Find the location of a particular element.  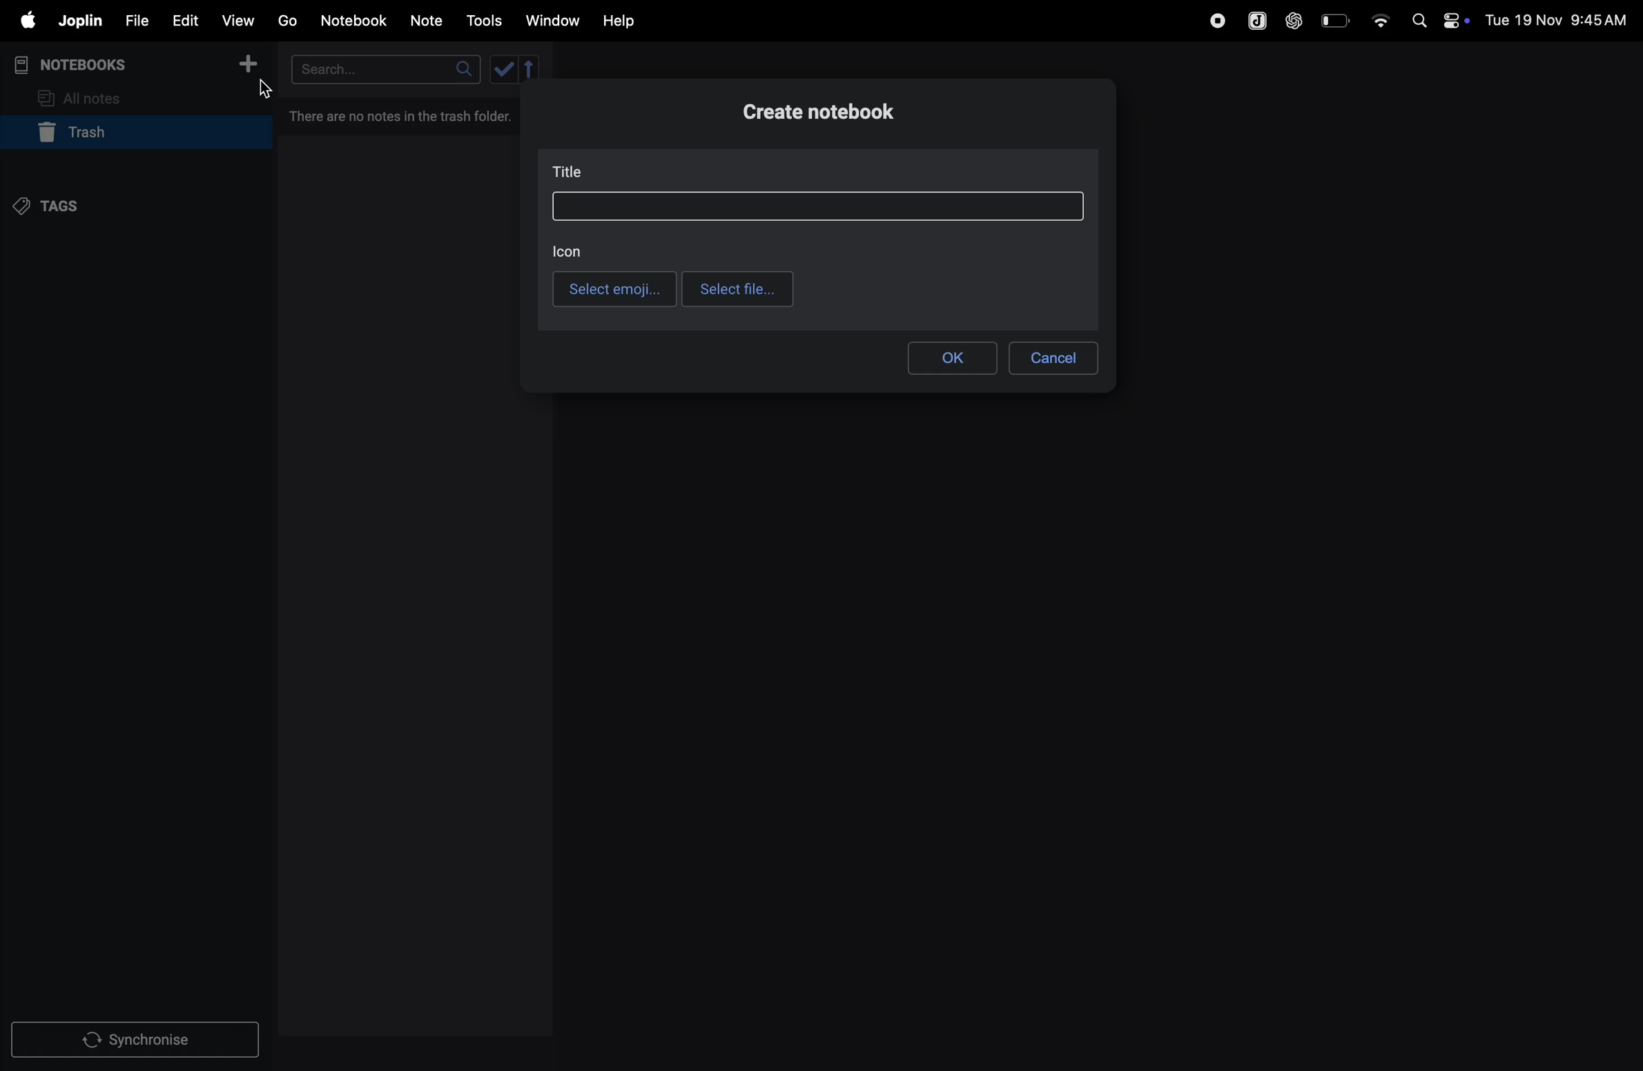

there is no trash is located at coordinates (402, 113).